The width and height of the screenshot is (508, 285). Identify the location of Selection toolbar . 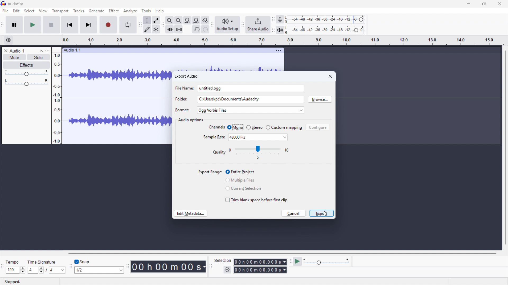
(211, 266).